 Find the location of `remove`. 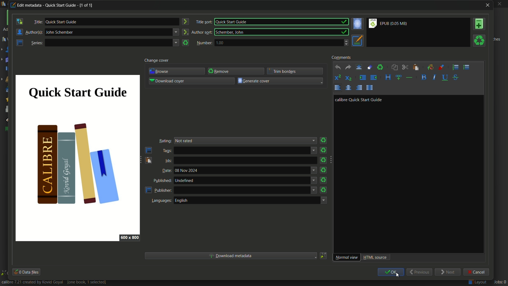

remove is located at coordinates (323, 180).